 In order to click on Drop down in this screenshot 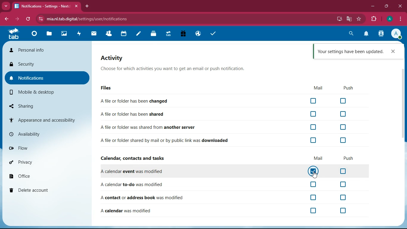, I will do `click(6, 6)`.